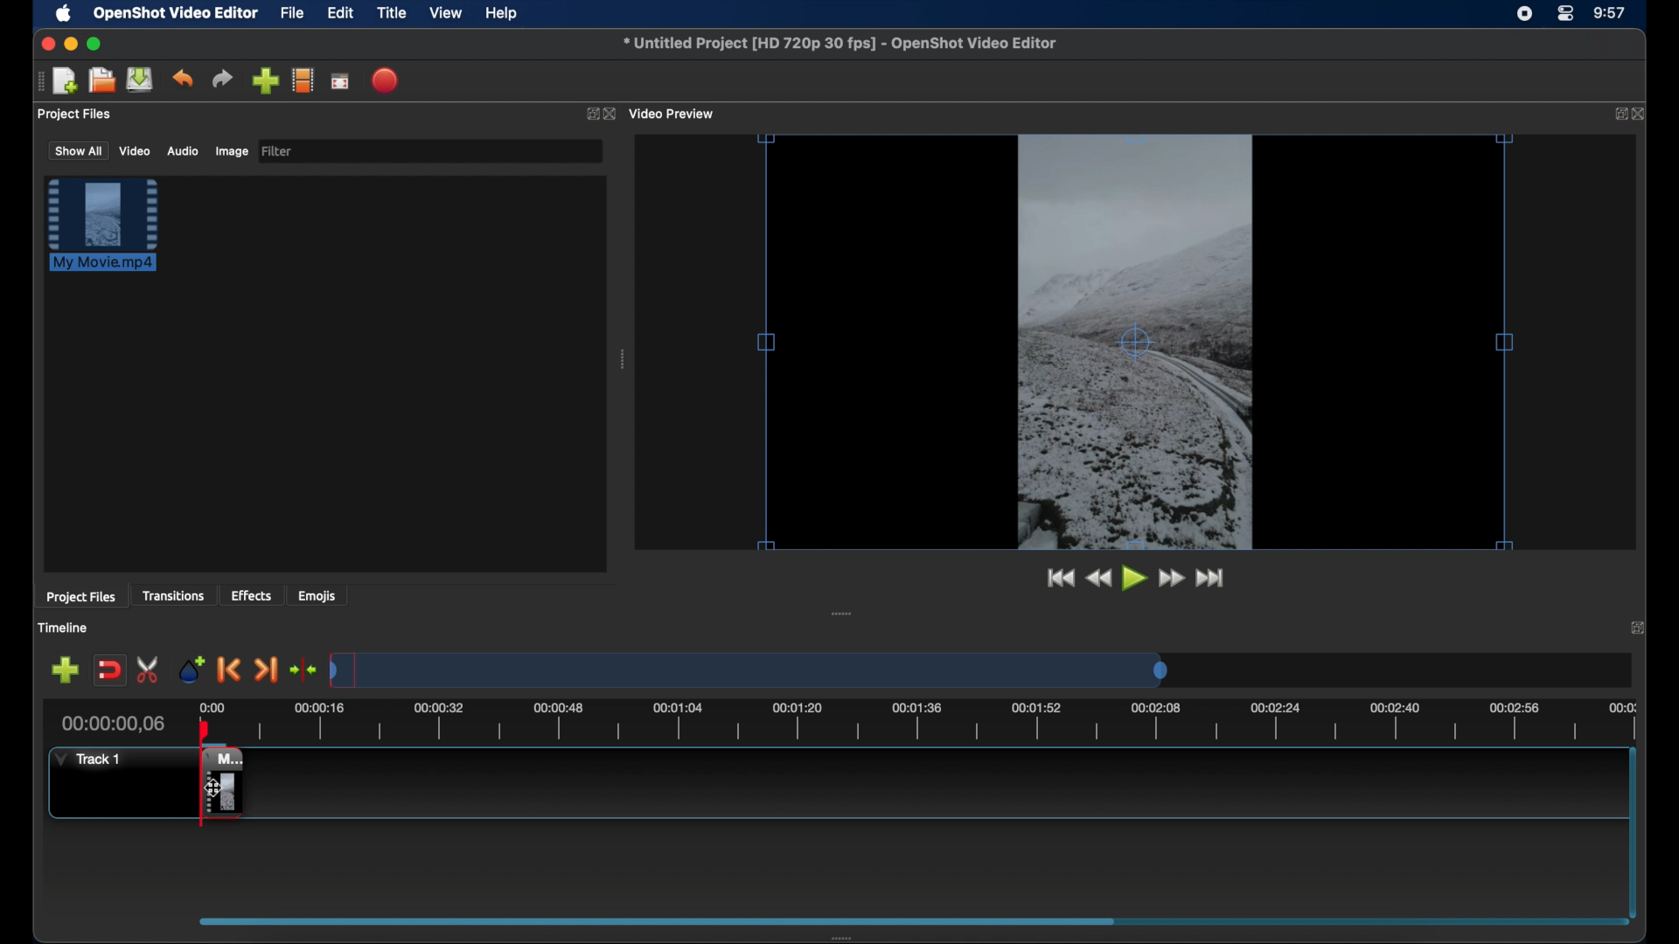  What do you see at coordinates (1098, 579) in the screenshot?
I see `rewind` at bounding box center [1098, 579].